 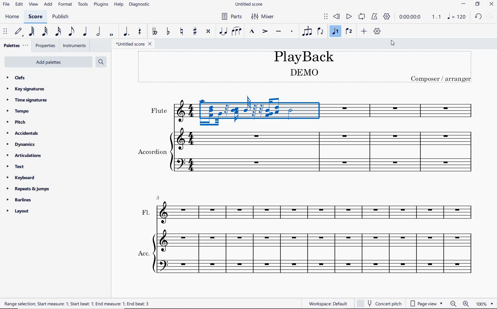 I want to click on clefs, so click(x=19, y=77).